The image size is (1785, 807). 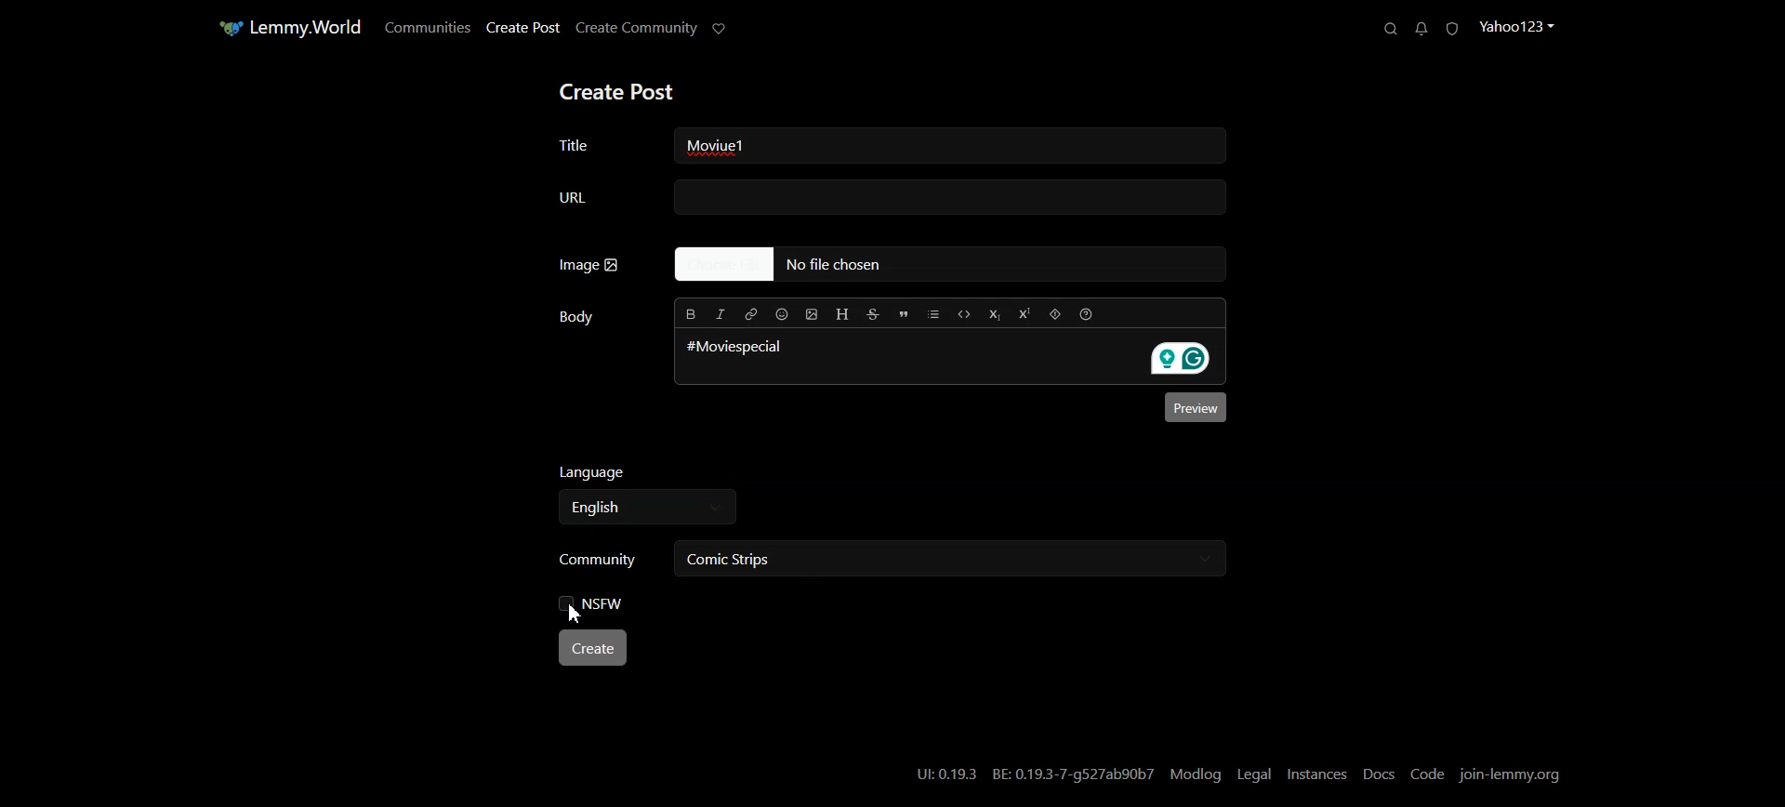 What do you see at coordinates (1033, 774) in the screenshot?
I see `UI:0.19.3 BE: 0.19.3-7-g527ab90b7` at bounding box center [1033, 774].